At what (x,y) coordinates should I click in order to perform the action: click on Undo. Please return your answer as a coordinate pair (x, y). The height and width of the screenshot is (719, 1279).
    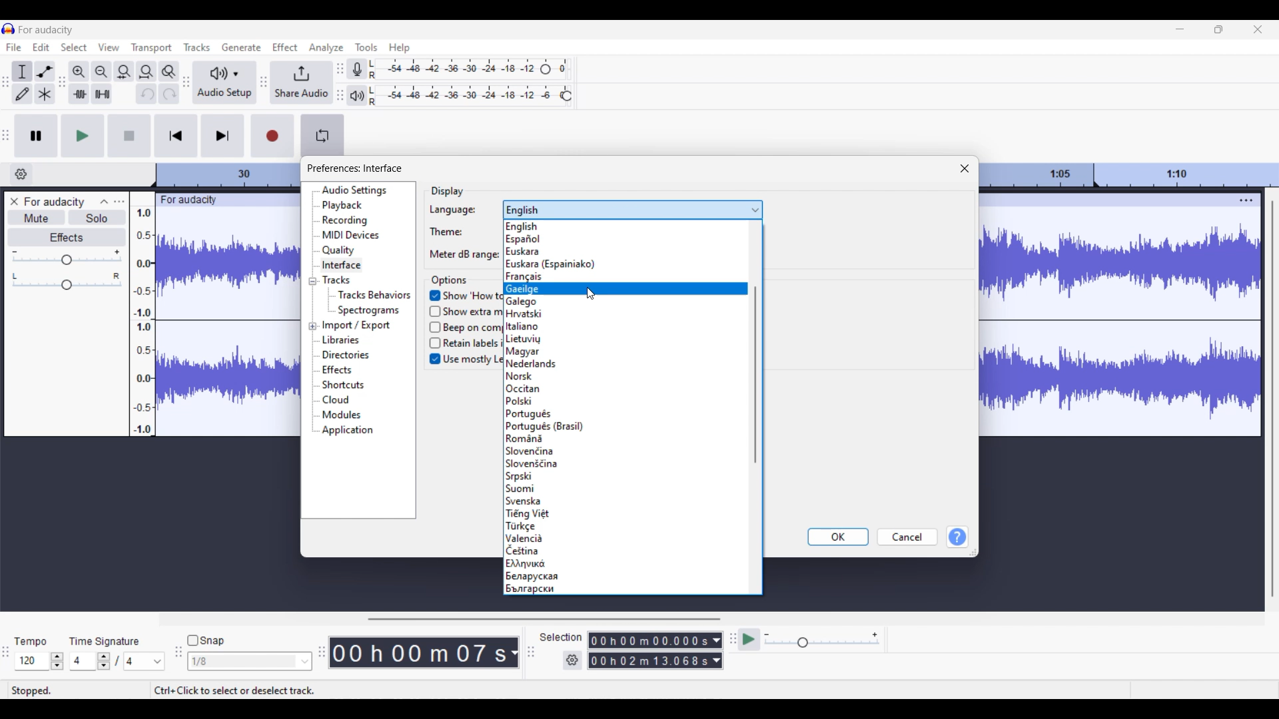
    Looking at the image, I should click on (146, 93).